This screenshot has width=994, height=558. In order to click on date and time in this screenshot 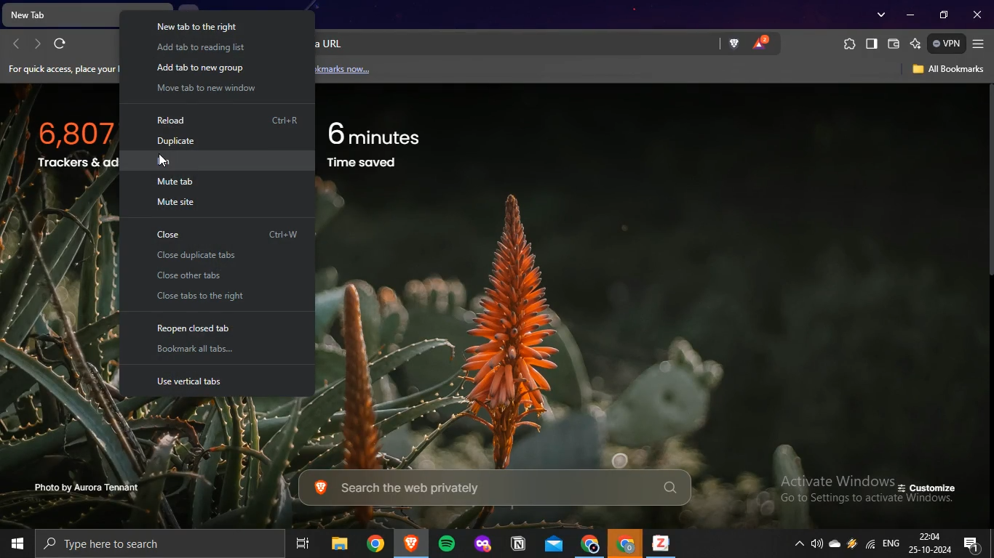, I will do `click(933, 541)`.